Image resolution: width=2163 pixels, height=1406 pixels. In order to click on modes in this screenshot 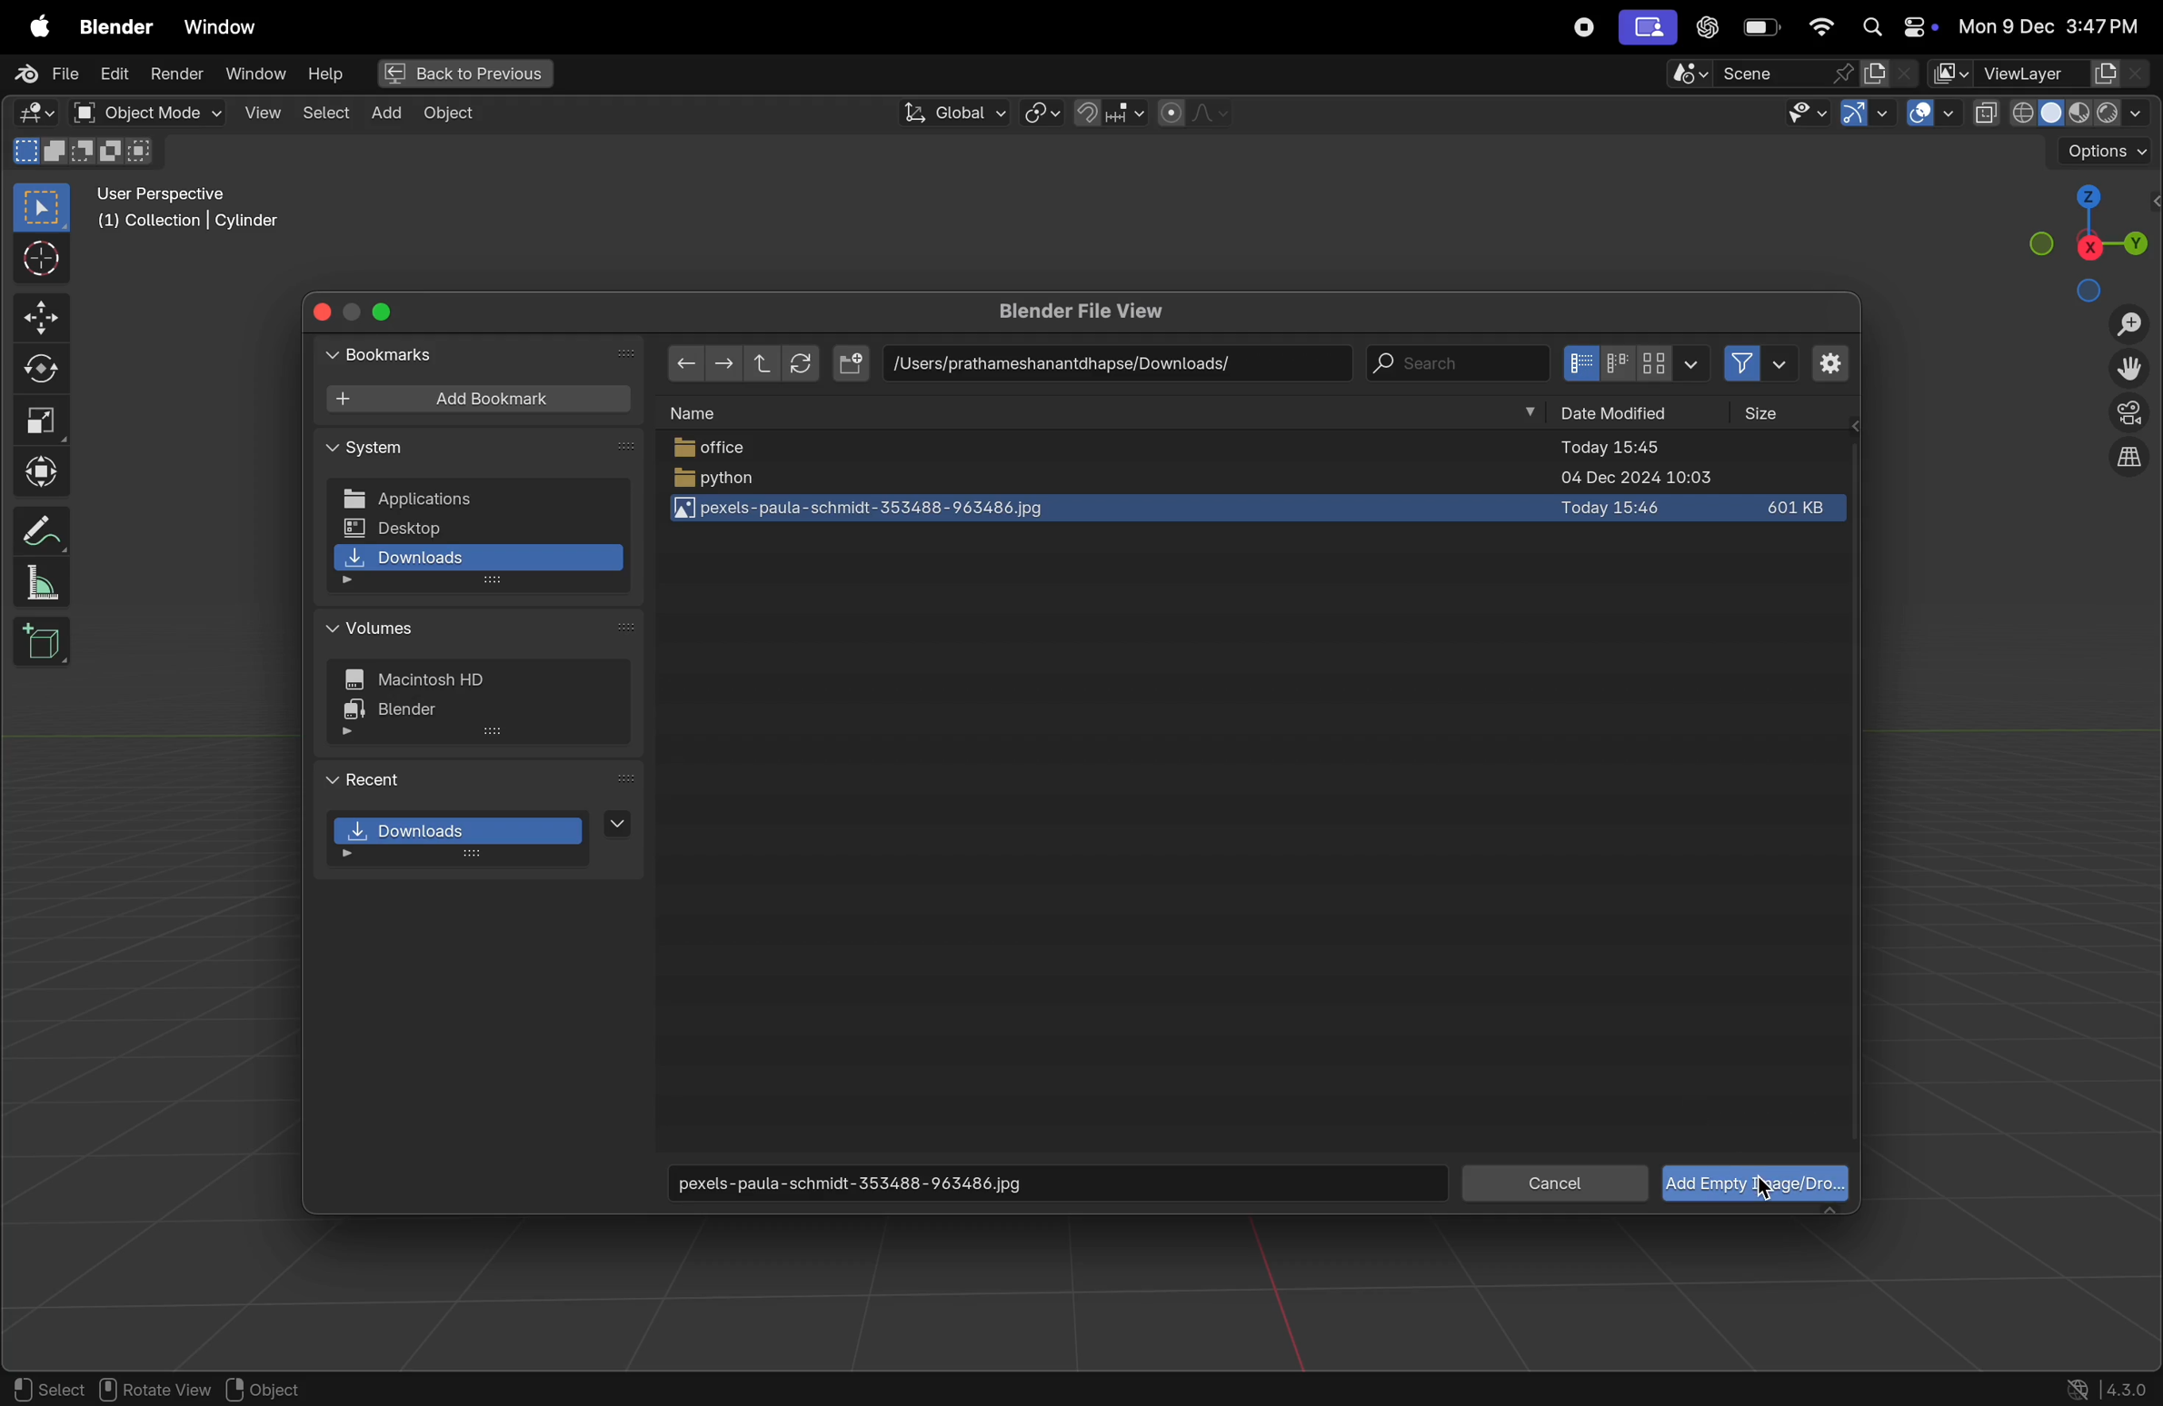, I will do `click(88, 153)`.